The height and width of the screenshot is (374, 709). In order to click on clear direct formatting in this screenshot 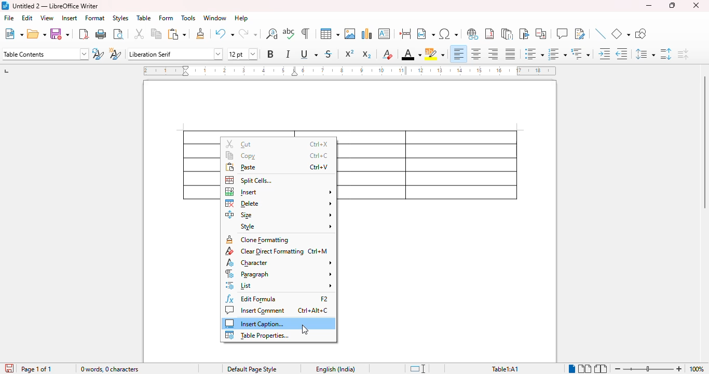, I will do `click(388, 54)`.